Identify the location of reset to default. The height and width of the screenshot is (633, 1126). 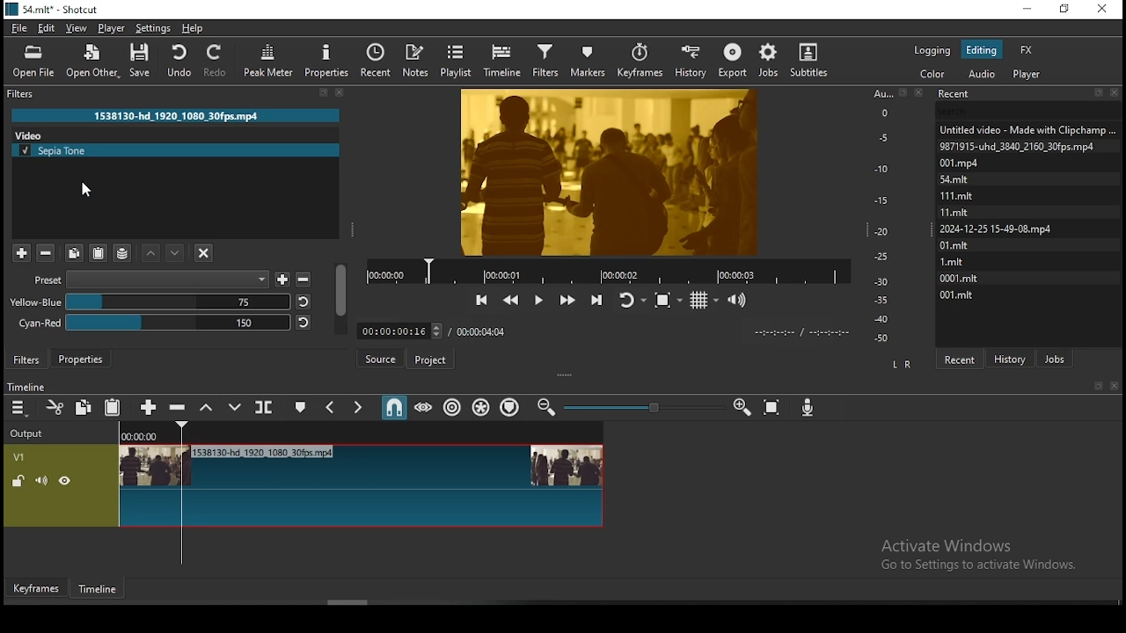
(305, 302).